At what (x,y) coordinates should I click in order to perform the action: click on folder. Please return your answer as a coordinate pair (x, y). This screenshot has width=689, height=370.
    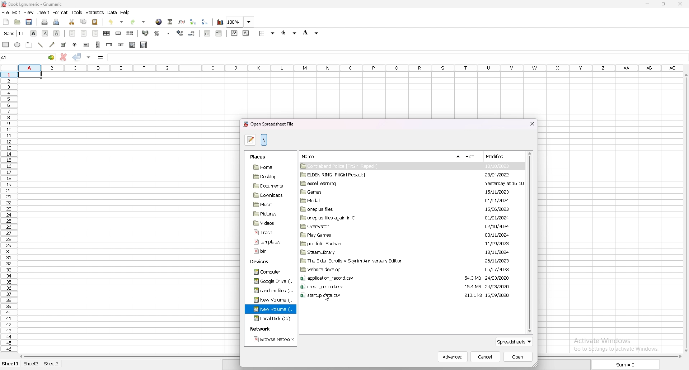
    Looking at the image, I should click on (268, 176).